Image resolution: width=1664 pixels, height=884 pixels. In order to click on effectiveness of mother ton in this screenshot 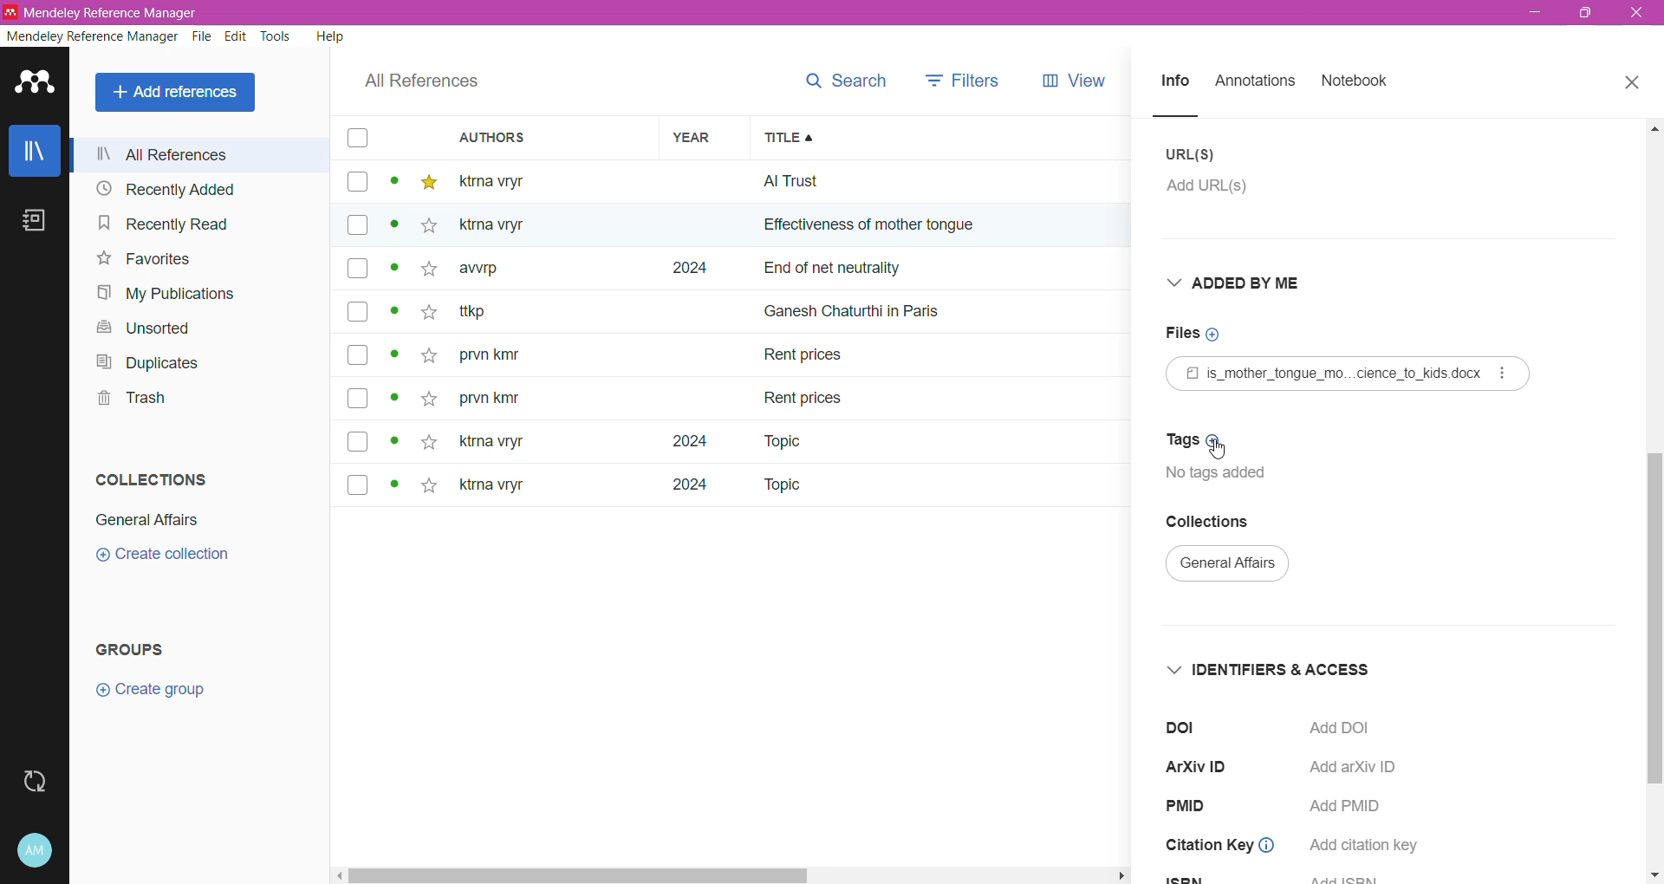, I will do `click(848, 229)`.